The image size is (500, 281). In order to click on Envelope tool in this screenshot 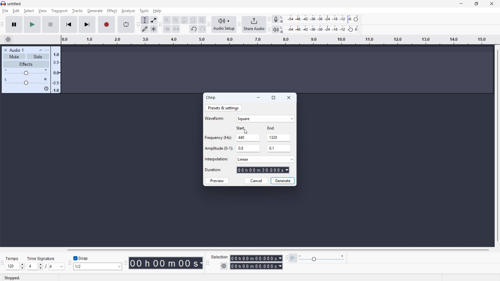, I will do `click(154, 20)`.